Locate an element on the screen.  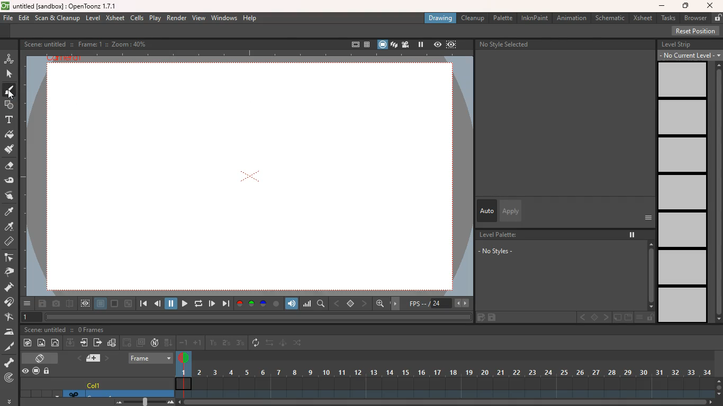
front is located at coordinates (607, 317).